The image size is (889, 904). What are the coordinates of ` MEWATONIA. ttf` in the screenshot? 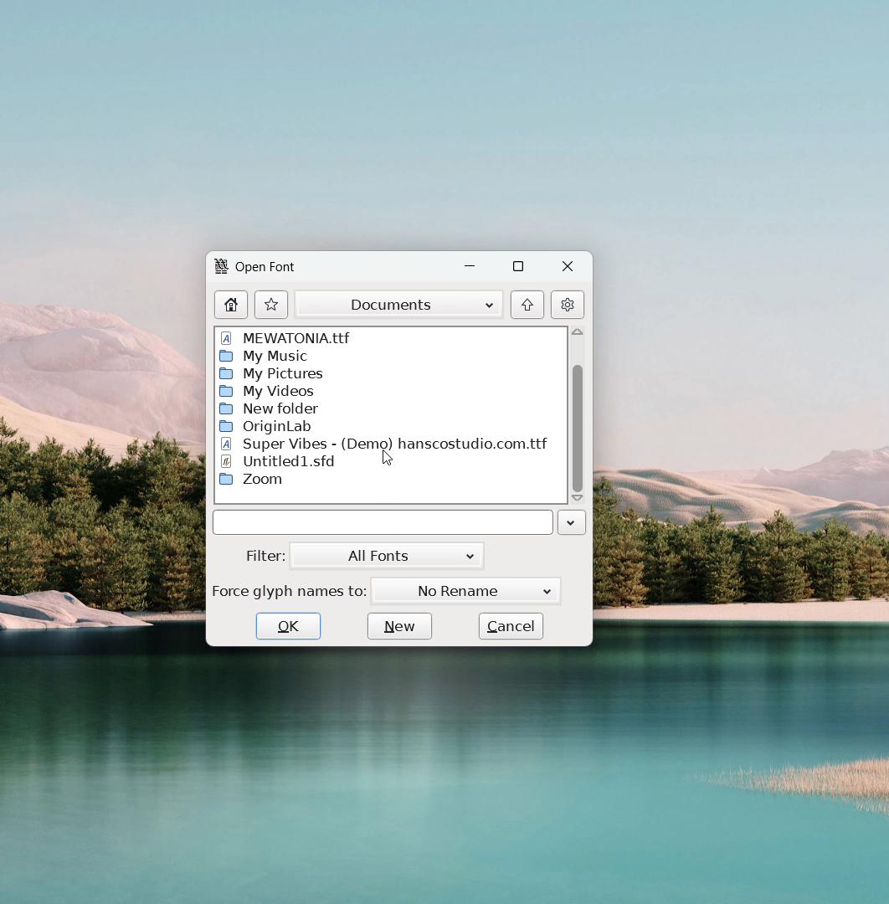 It's located at (290, 335).